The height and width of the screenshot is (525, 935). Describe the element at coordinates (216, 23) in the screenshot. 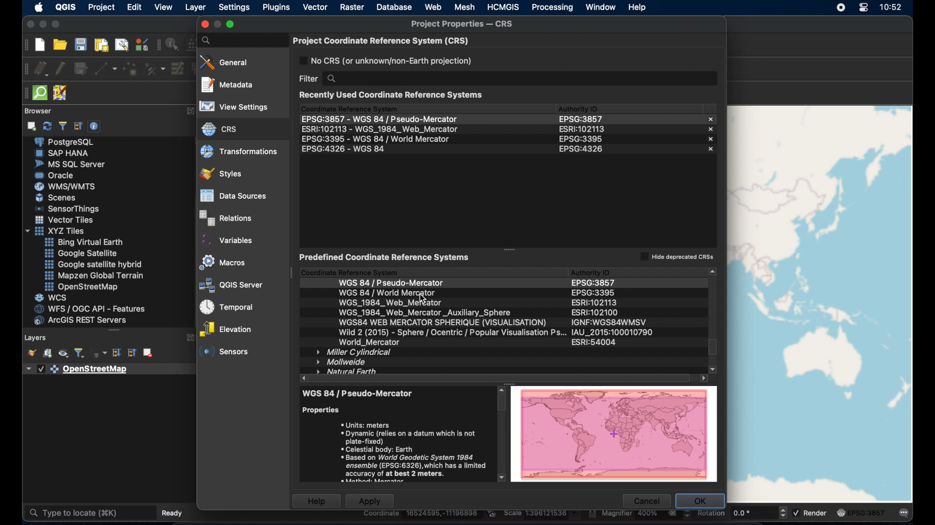

I see `inactive minimize button ` at that location.